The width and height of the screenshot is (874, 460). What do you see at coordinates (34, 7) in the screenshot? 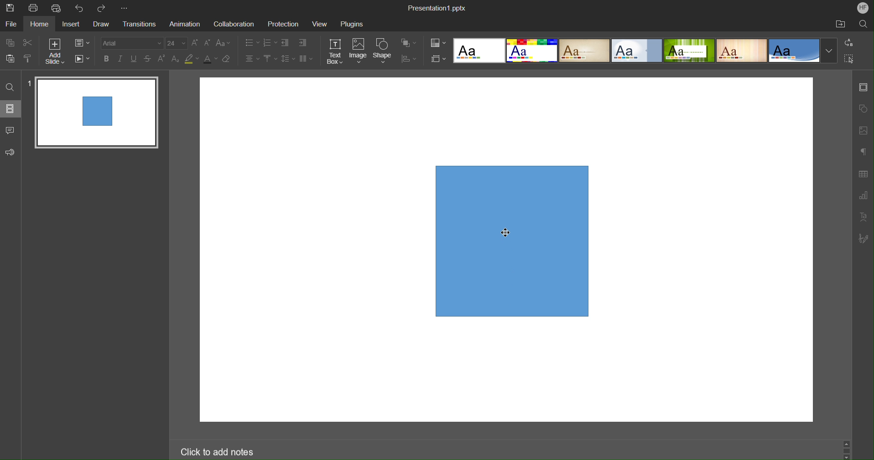
I see `Print` at bounding box center [34, 7].